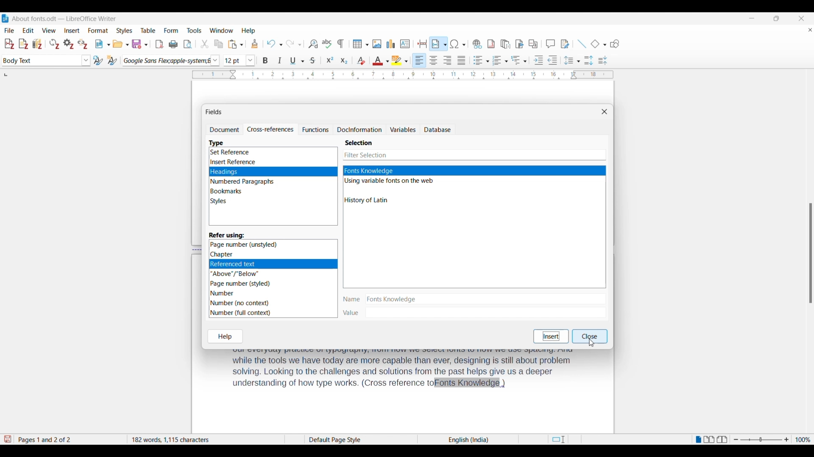 This screenshot has width=814, height=457. I want to click on Toggle formatting marks, so click(341, 44).